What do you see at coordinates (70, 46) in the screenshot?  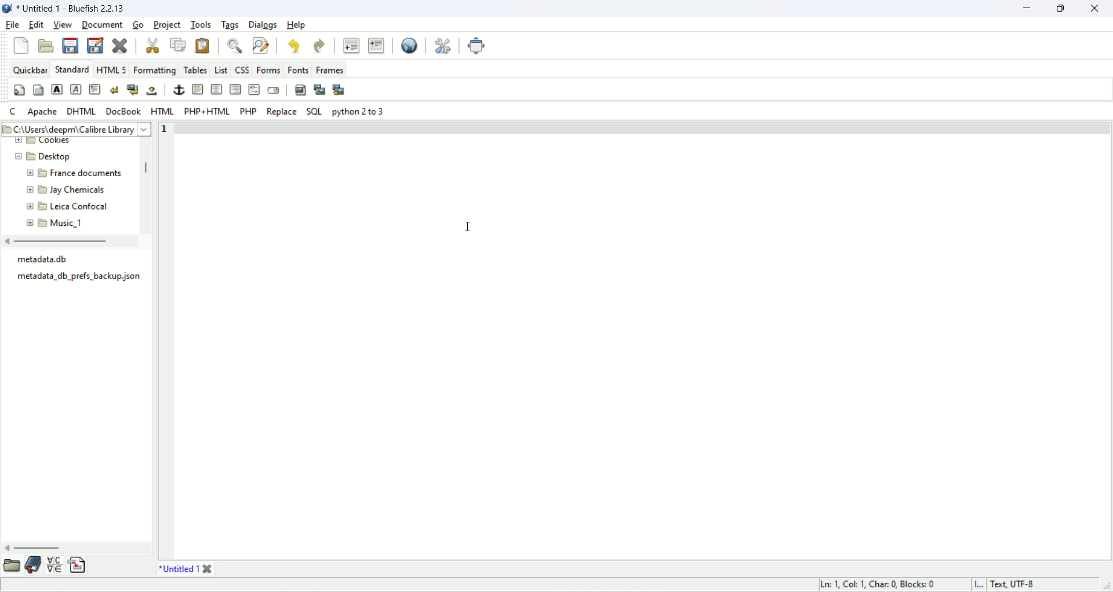 I see `save` at bounding box center [70, 46].